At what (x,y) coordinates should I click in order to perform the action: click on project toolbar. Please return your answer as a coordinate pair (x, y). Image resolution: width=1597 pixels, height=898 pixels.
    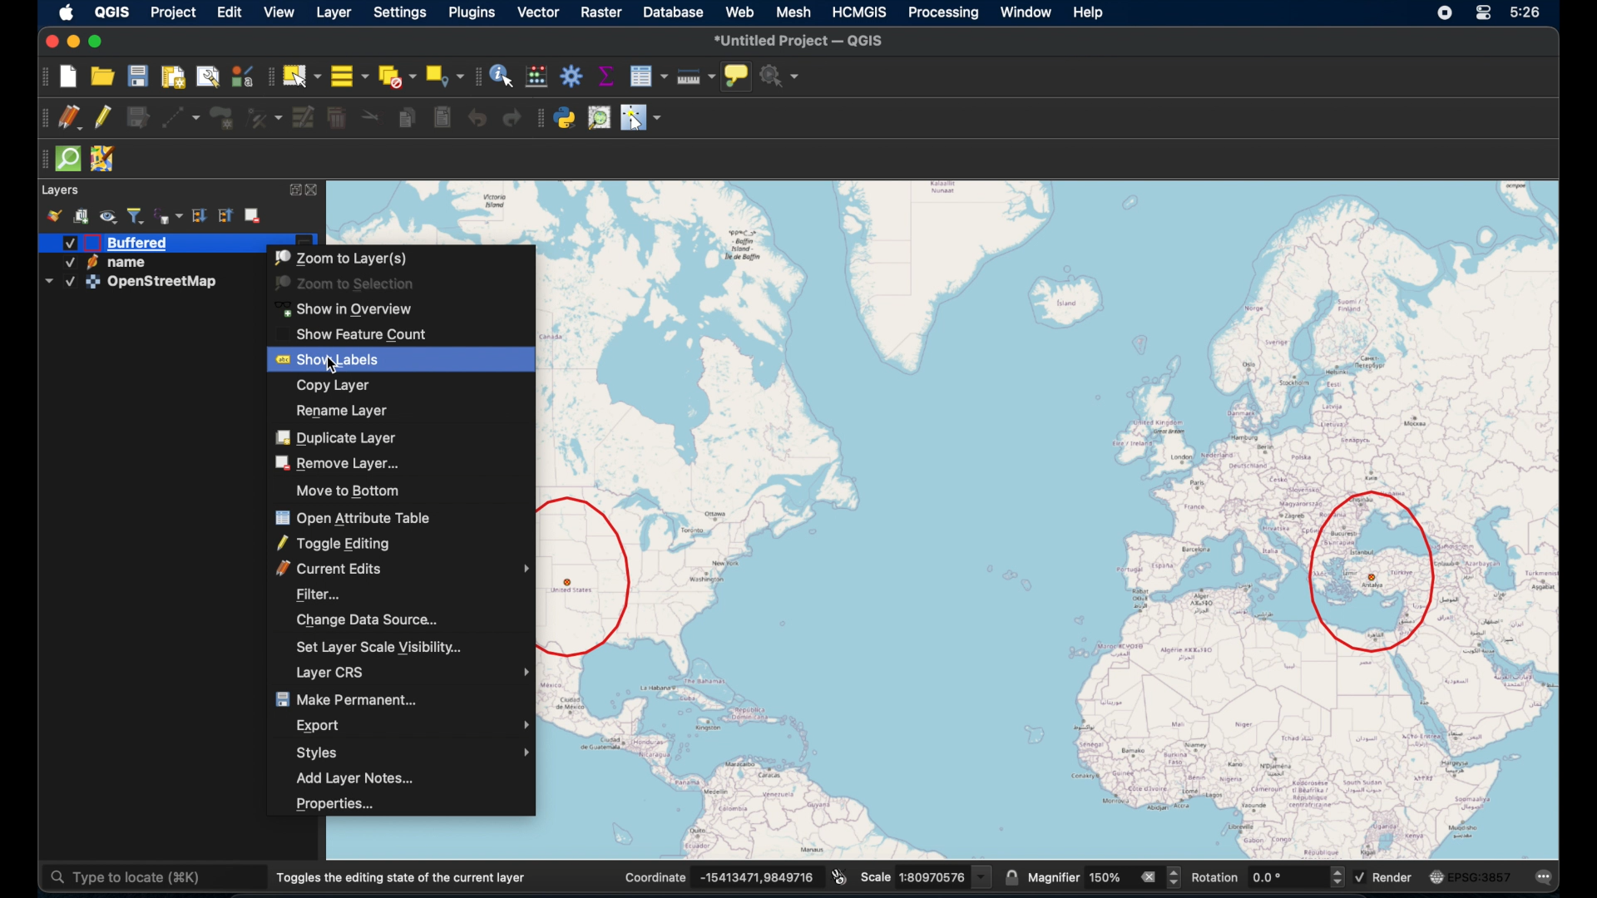
    Looking at the image, I should click on (42, 76).